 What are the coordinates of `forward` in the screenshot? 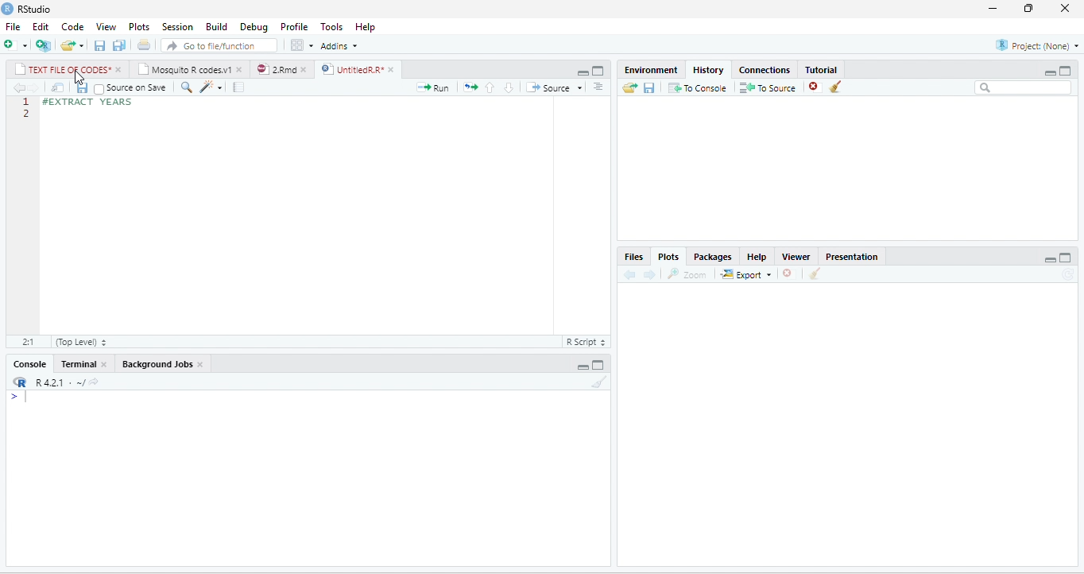 It's located at (34, 87).